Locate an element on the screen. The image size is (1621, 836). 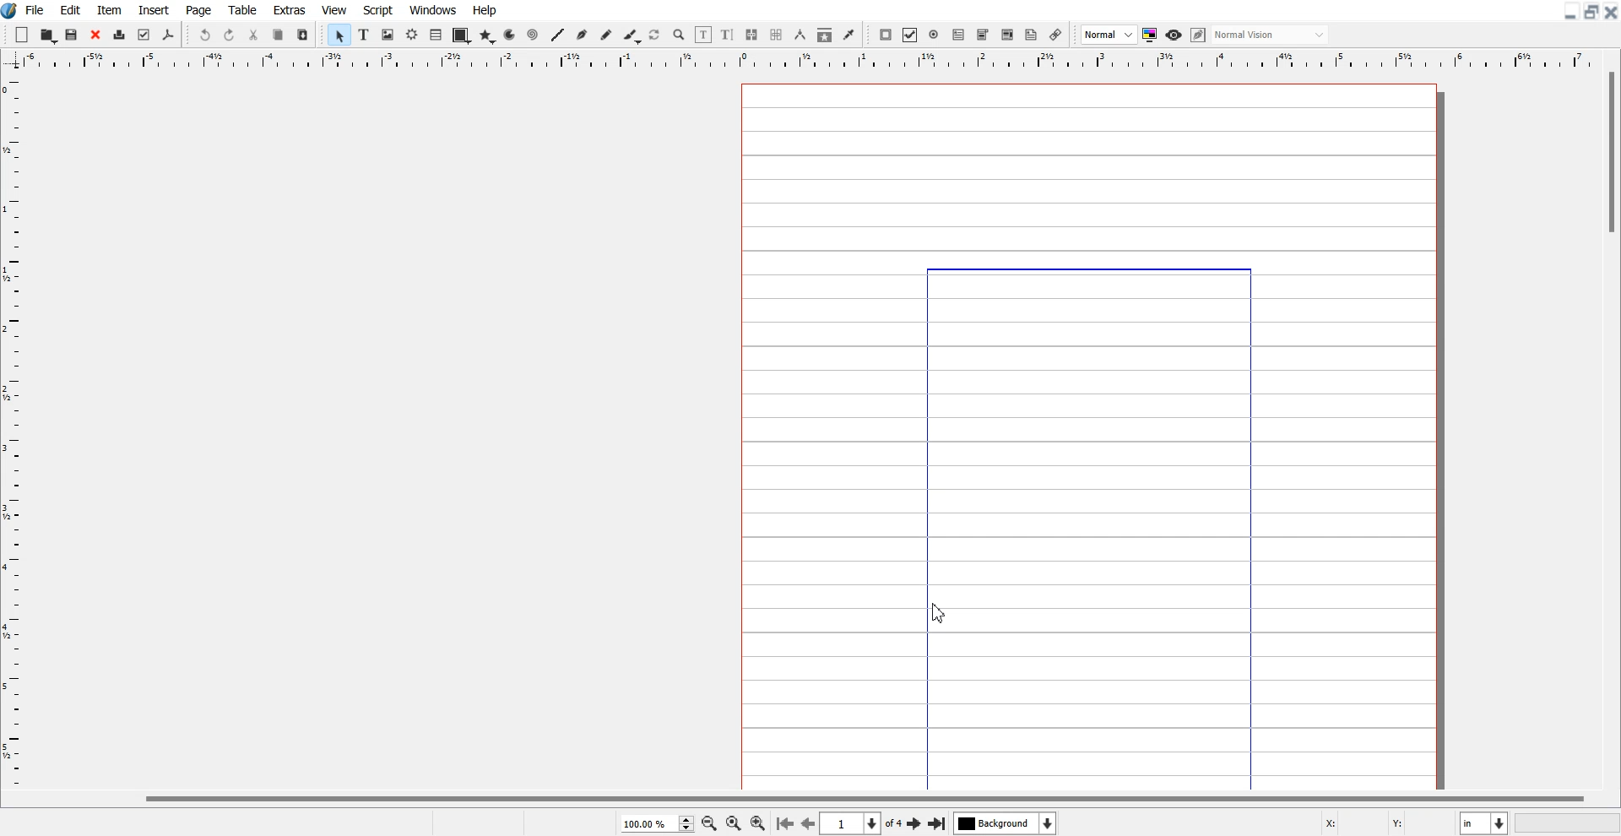
Select Item is located at coordinates (339, 36).